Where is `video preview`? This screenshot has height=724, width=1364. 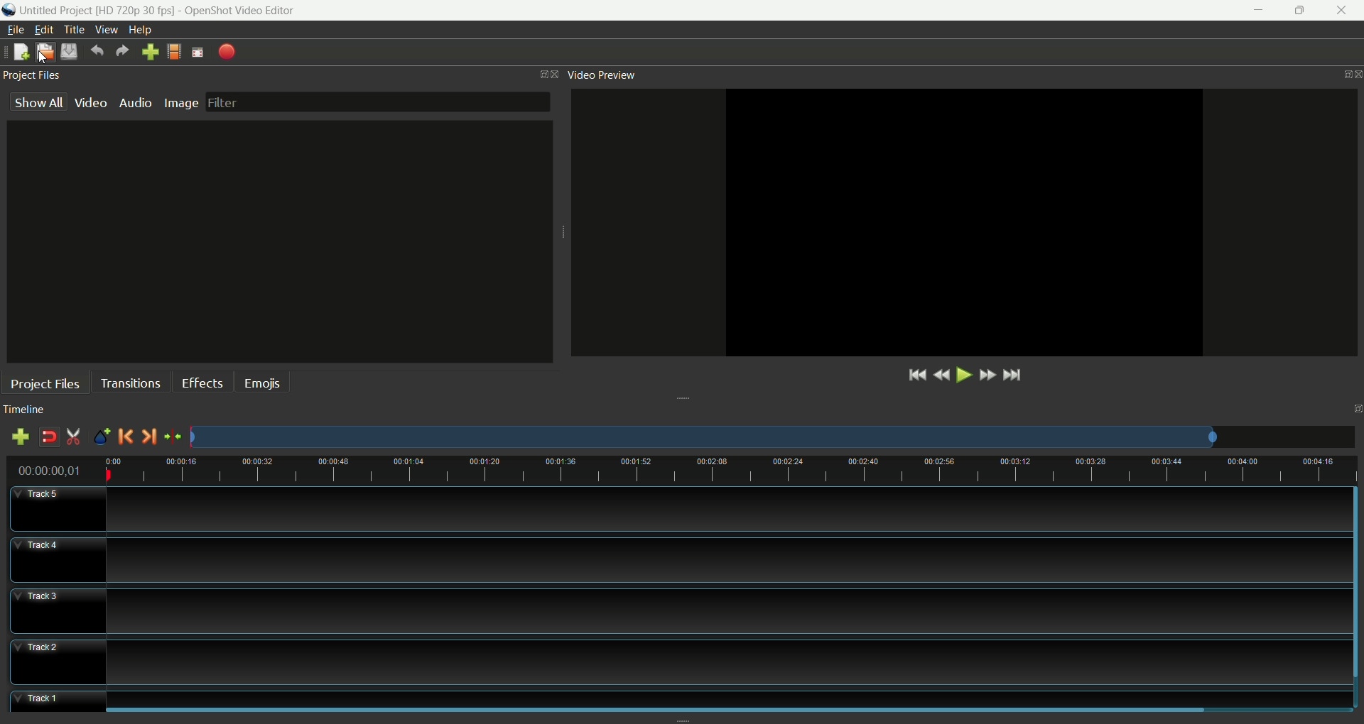
video preview is located at coordinates (600, 75).